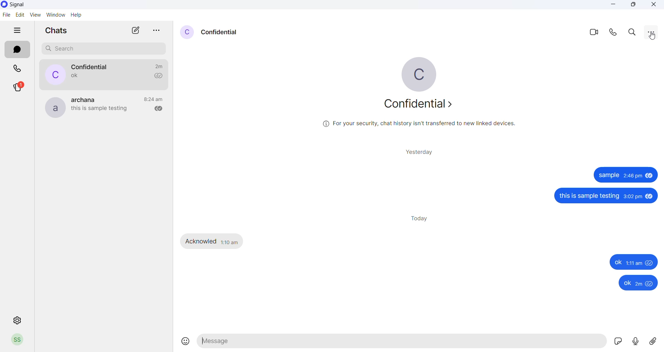 This screenshot has width=664, height=352. What do you see at coordinates (105, 49) in the screenshot?
I see `search chat` at bounding box center [105, 49].